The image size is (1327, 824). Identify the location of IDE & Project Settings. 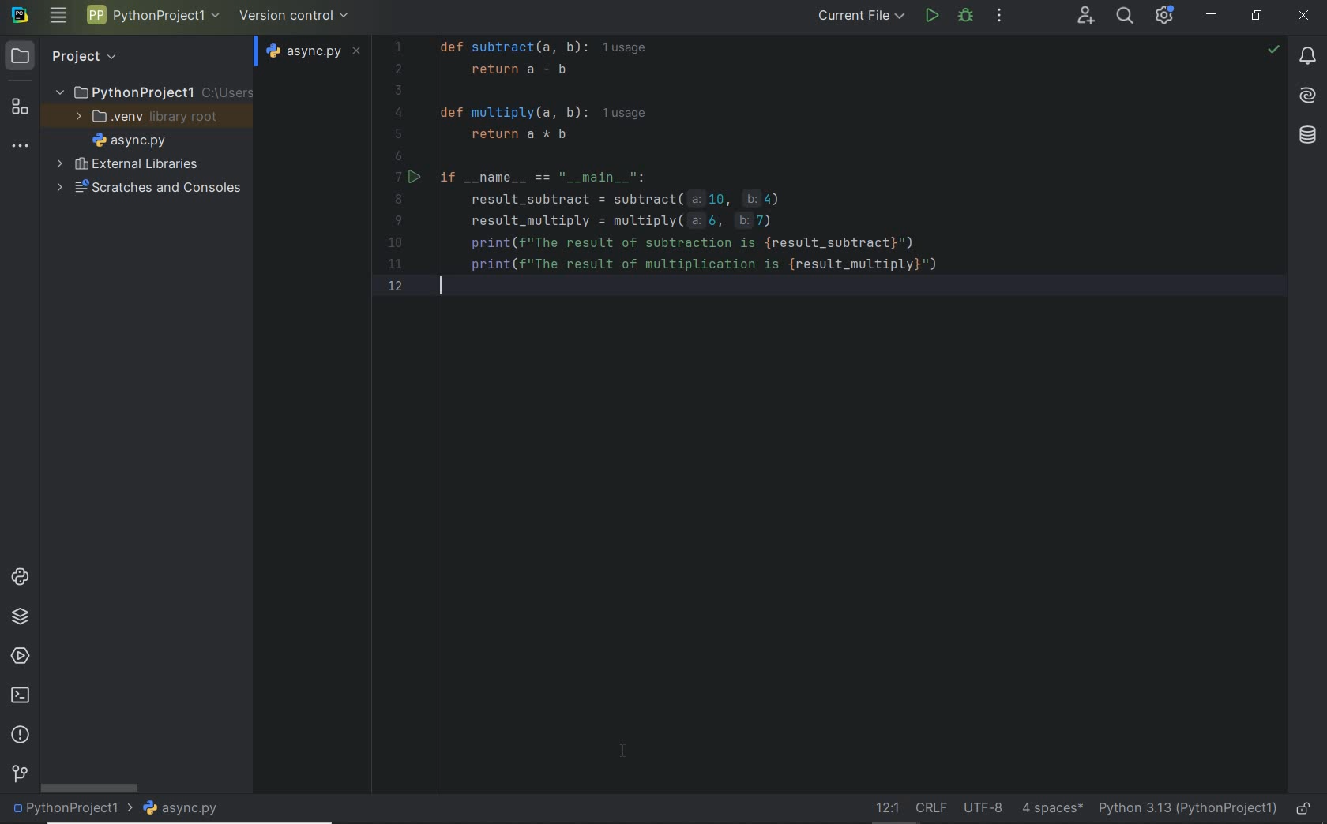
(1165, 15).